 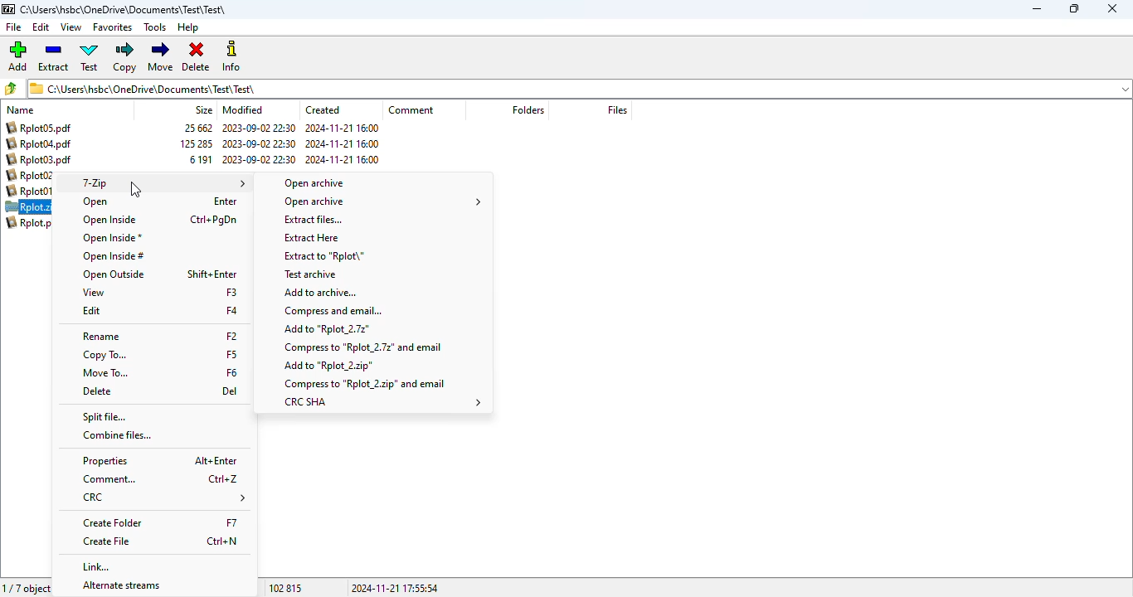 What do you see at coordinates (196, 57) in the screenshot?
I see `delete` at bounding box center [196, 57].